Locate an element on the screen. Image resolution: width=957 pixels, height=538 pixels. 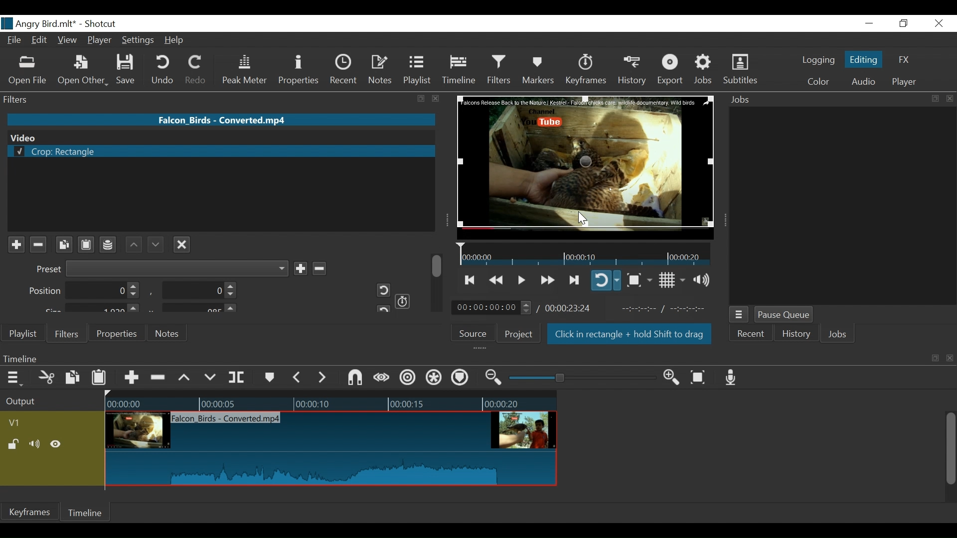
scroll bar is located at coordinates (438, 265).